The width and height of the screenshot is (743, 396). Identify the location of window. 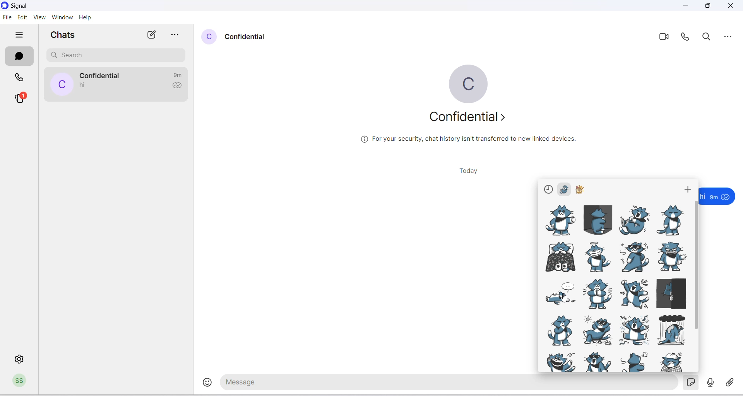
(62, 17).